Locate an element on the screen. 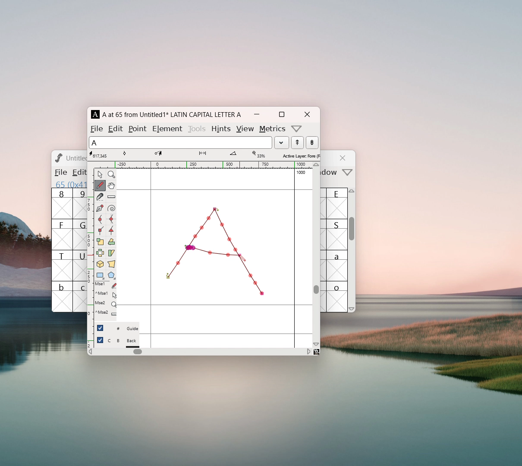  coordinates of cursor destination is located at coordinates (167, 154).